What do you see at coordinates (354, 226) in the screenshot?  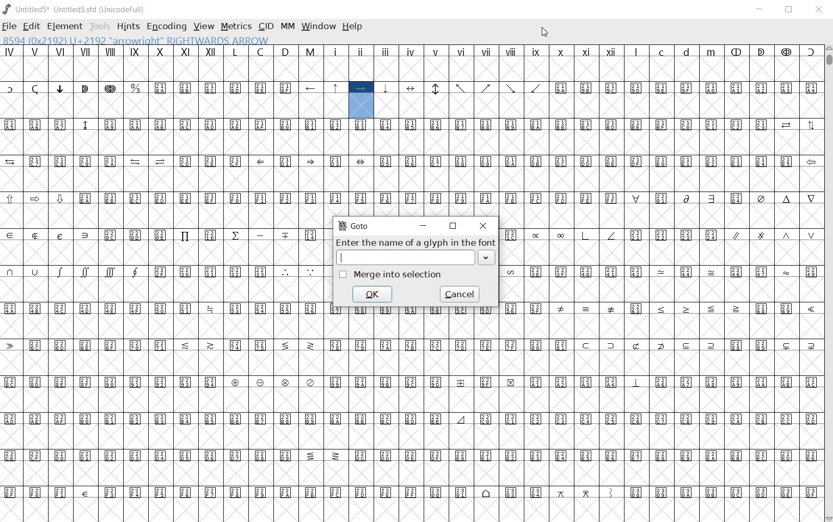 I see `GoTo` at bounding box center [354, 226].